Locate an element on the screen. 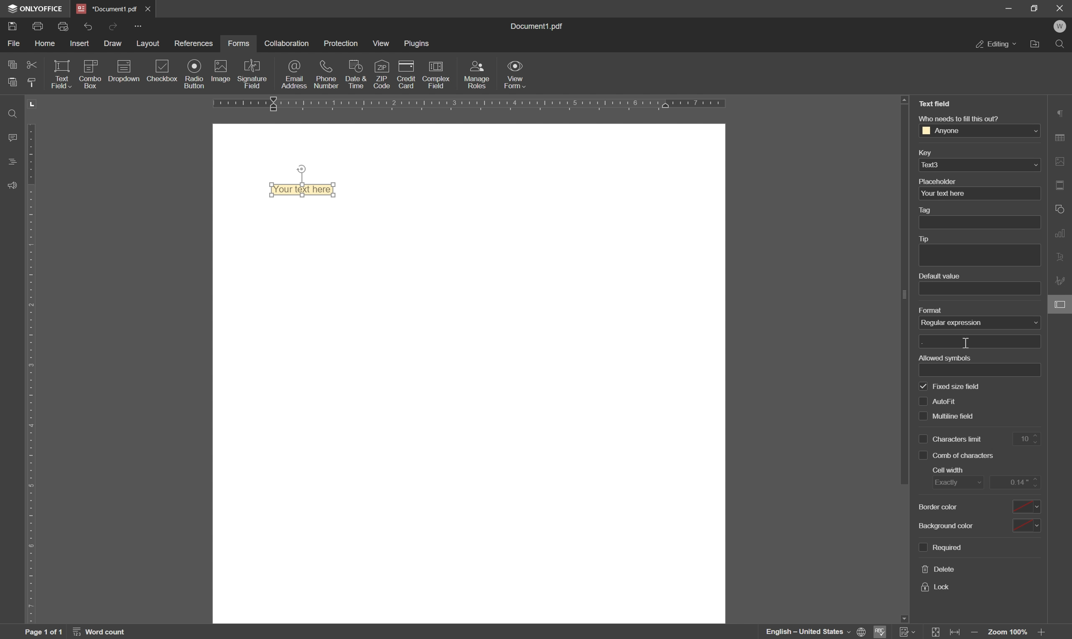  phone number is located at coordinates (328, 74).